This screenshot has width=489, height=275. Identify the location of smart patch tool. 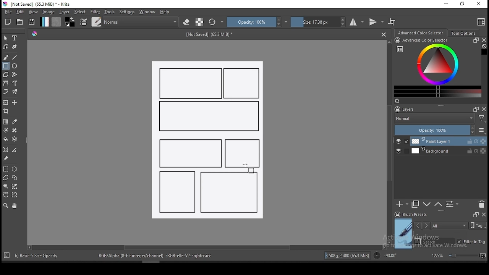
(15, 130).